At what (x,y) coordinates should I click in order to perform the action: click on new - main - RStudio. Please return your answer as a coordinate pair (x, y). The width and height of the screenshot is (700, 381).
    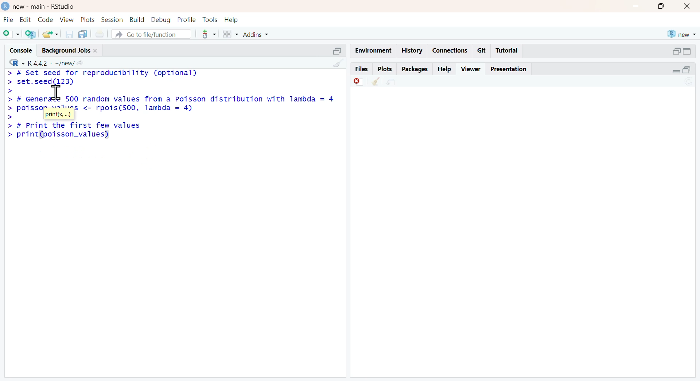
    Looking at the image, I should click on (43, 7).